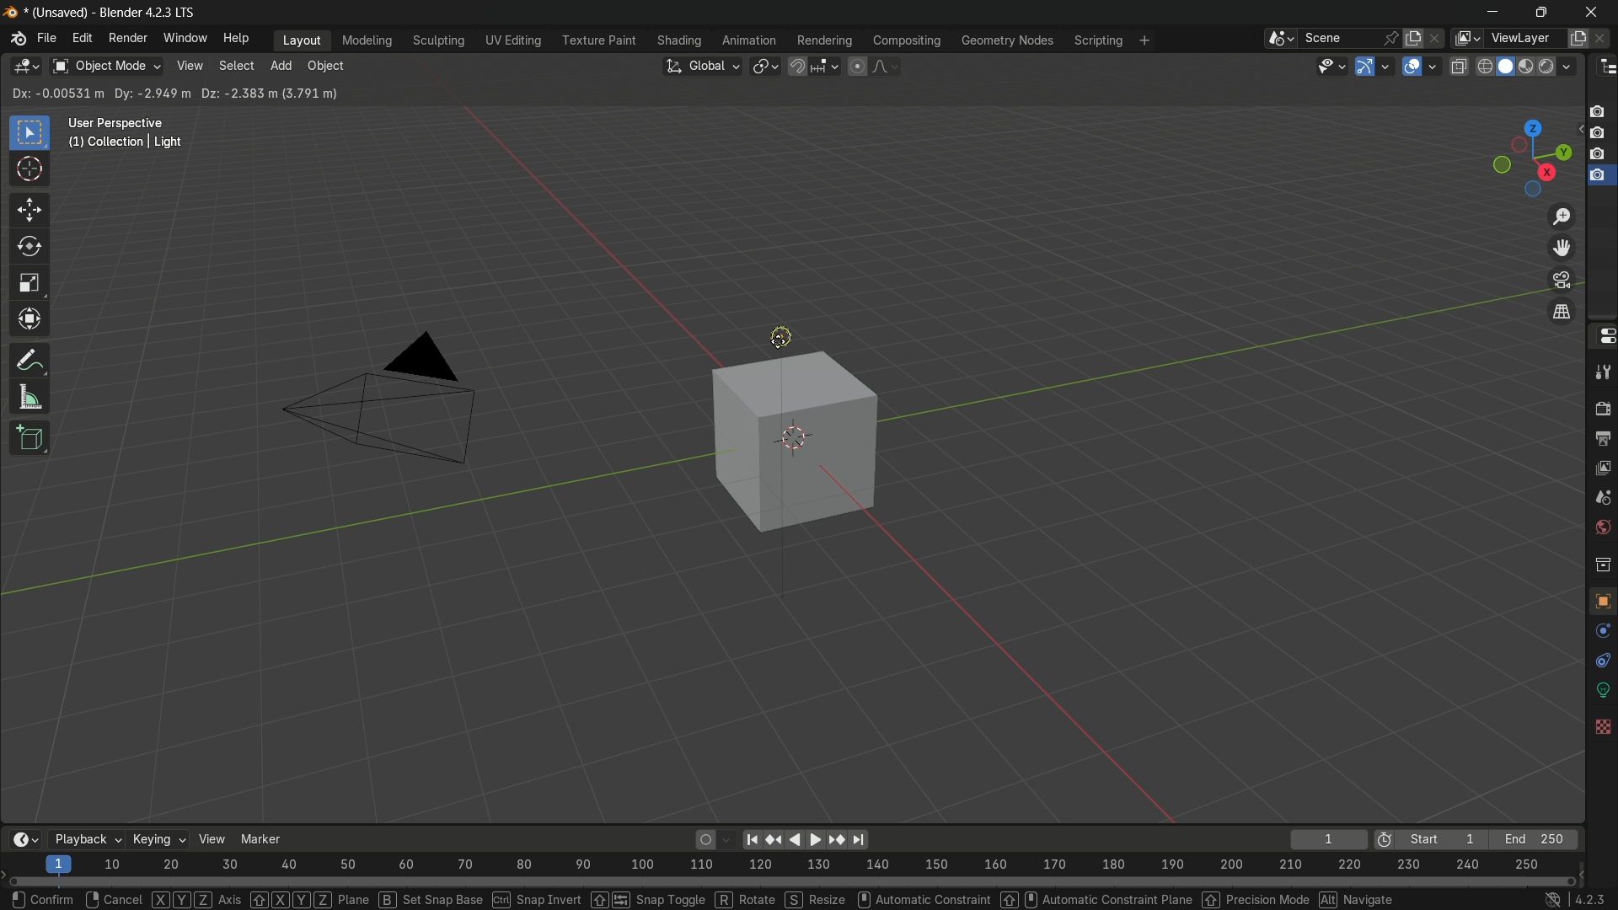  I want to click on Rotate, so click(742, 899).